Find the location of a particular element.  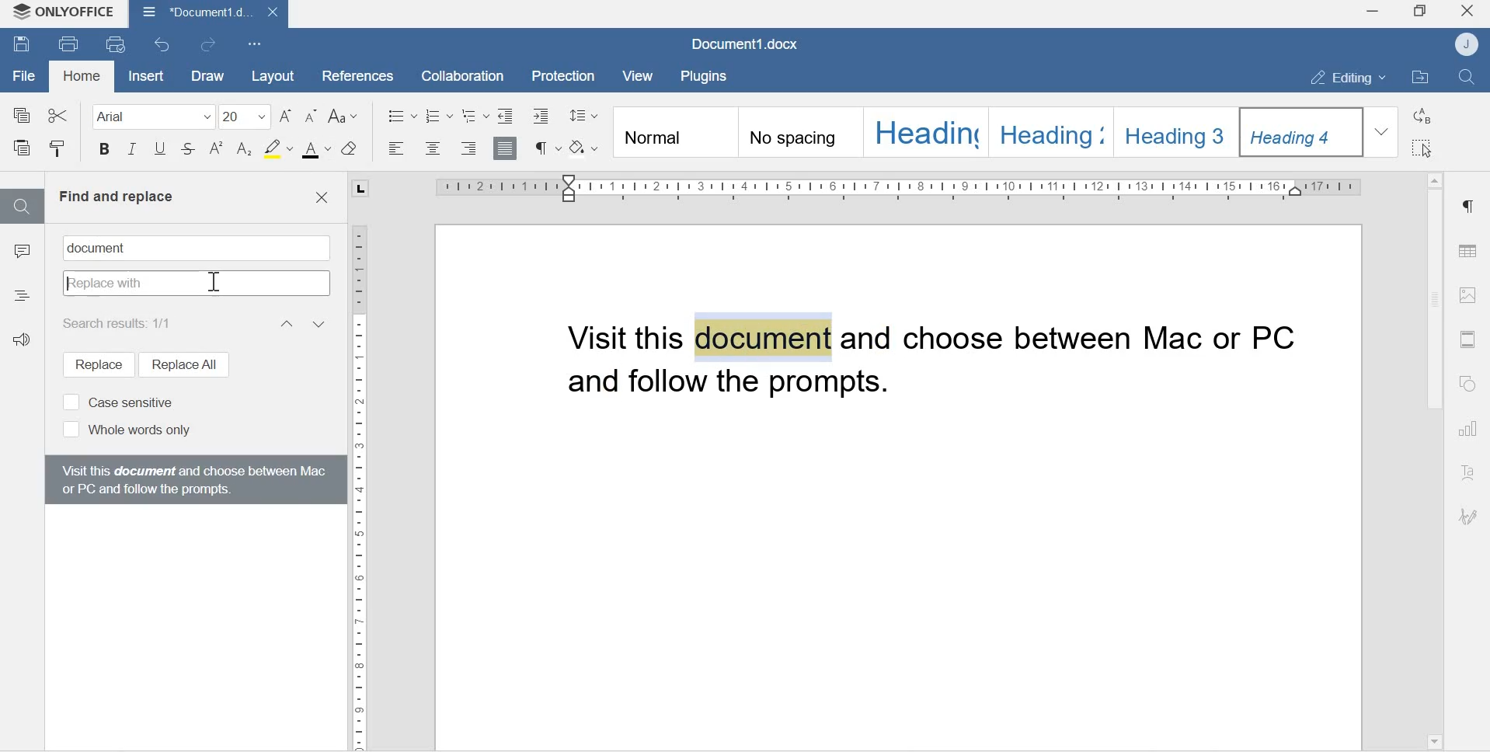

Comments is located at coordinates (22, 255).